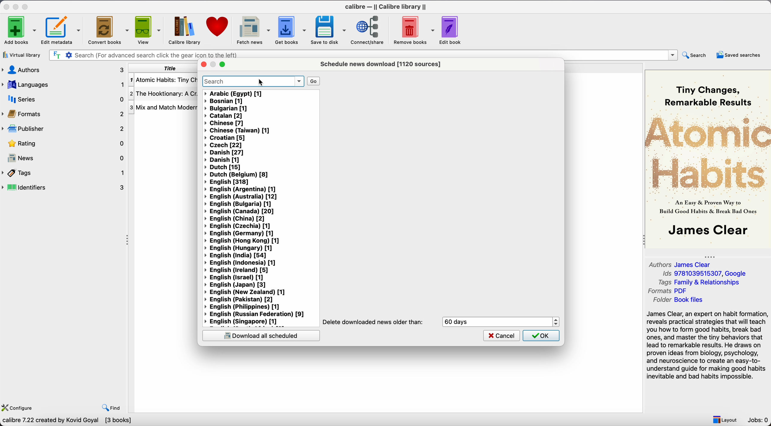  I want to click on Chinese [7], so click(224, 123).